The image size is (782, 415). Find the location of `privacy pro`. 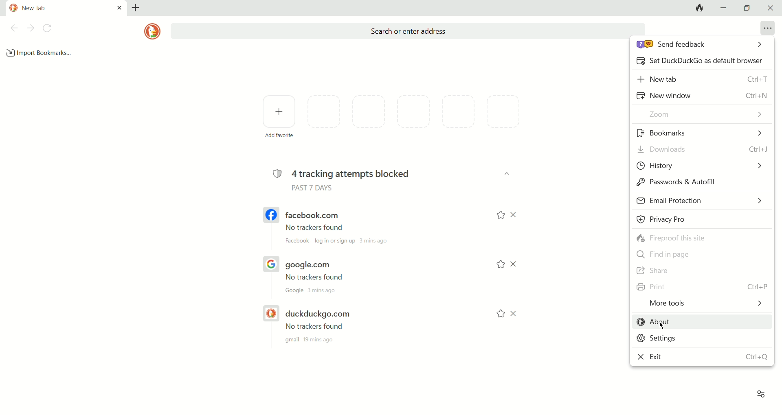

privacy pro is located at coordinates (701, 220).